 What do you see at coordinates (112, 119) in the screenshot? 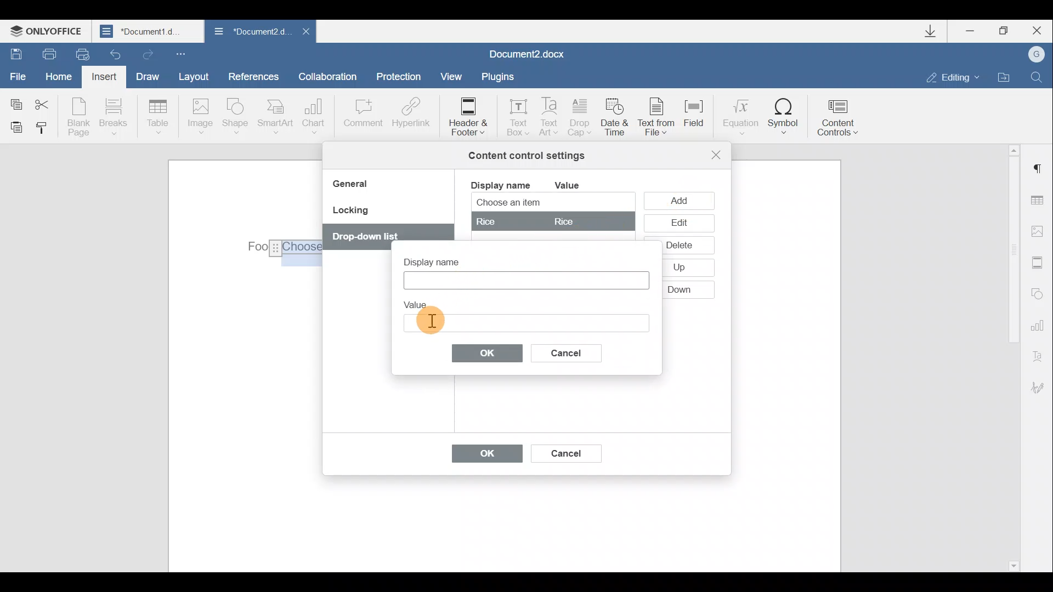
I see `Breaks` at bounding box center [112, 119].